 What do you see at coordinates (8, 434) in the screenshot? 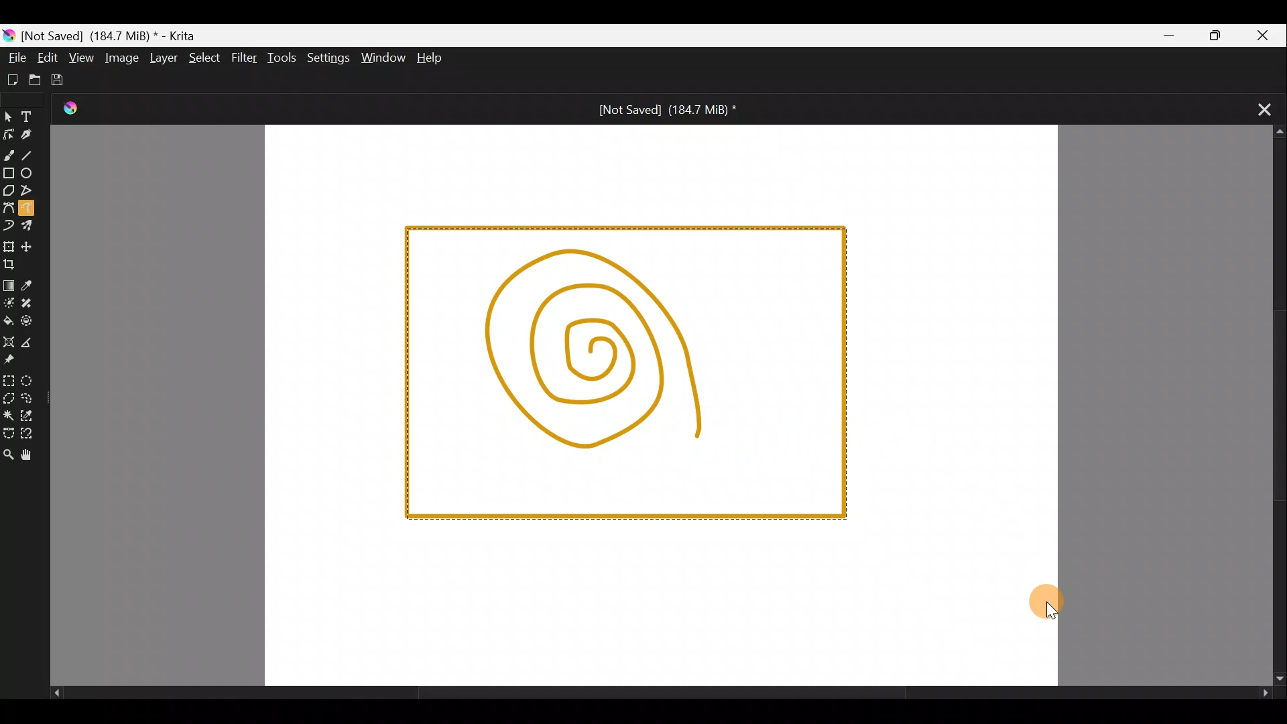
I see `Bezier curve selection tool` at bounding box center [8, 434].